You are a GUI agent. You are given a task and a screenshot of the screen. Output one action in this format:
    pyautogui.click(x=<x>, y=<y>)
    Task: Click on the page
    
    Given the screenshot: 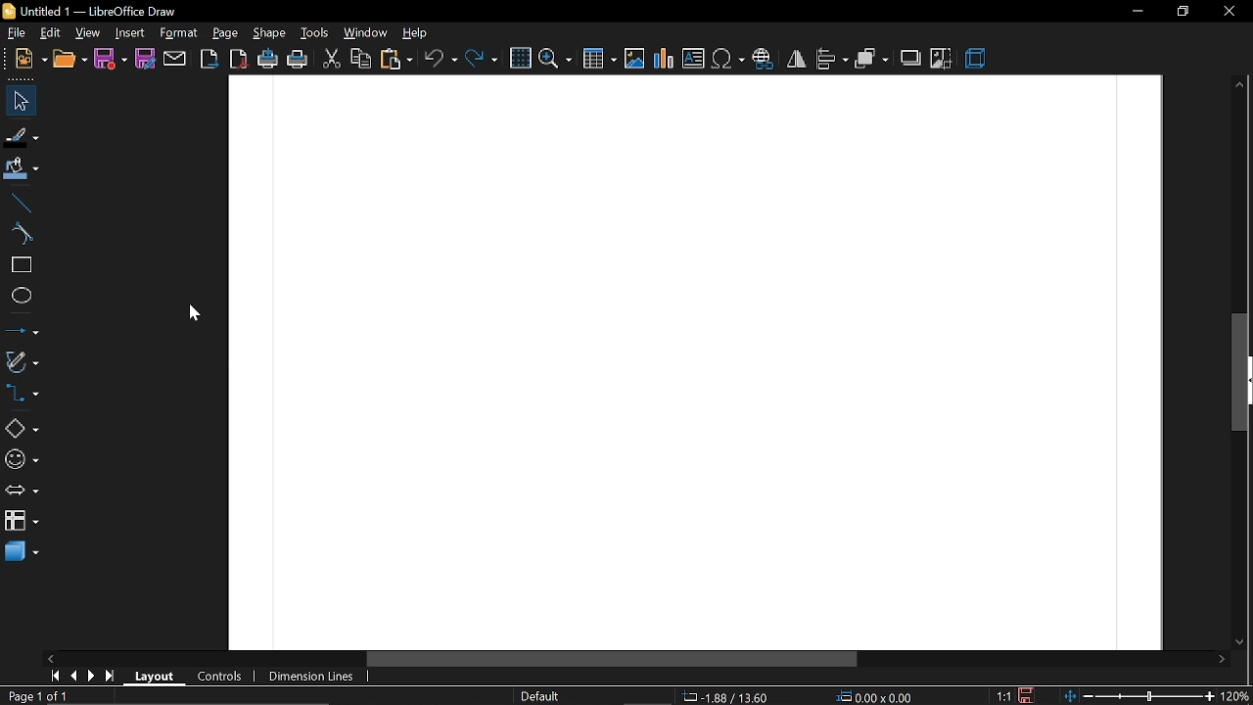 What is the action you would take?
    pyautogui.click(x=226, y=33)
    